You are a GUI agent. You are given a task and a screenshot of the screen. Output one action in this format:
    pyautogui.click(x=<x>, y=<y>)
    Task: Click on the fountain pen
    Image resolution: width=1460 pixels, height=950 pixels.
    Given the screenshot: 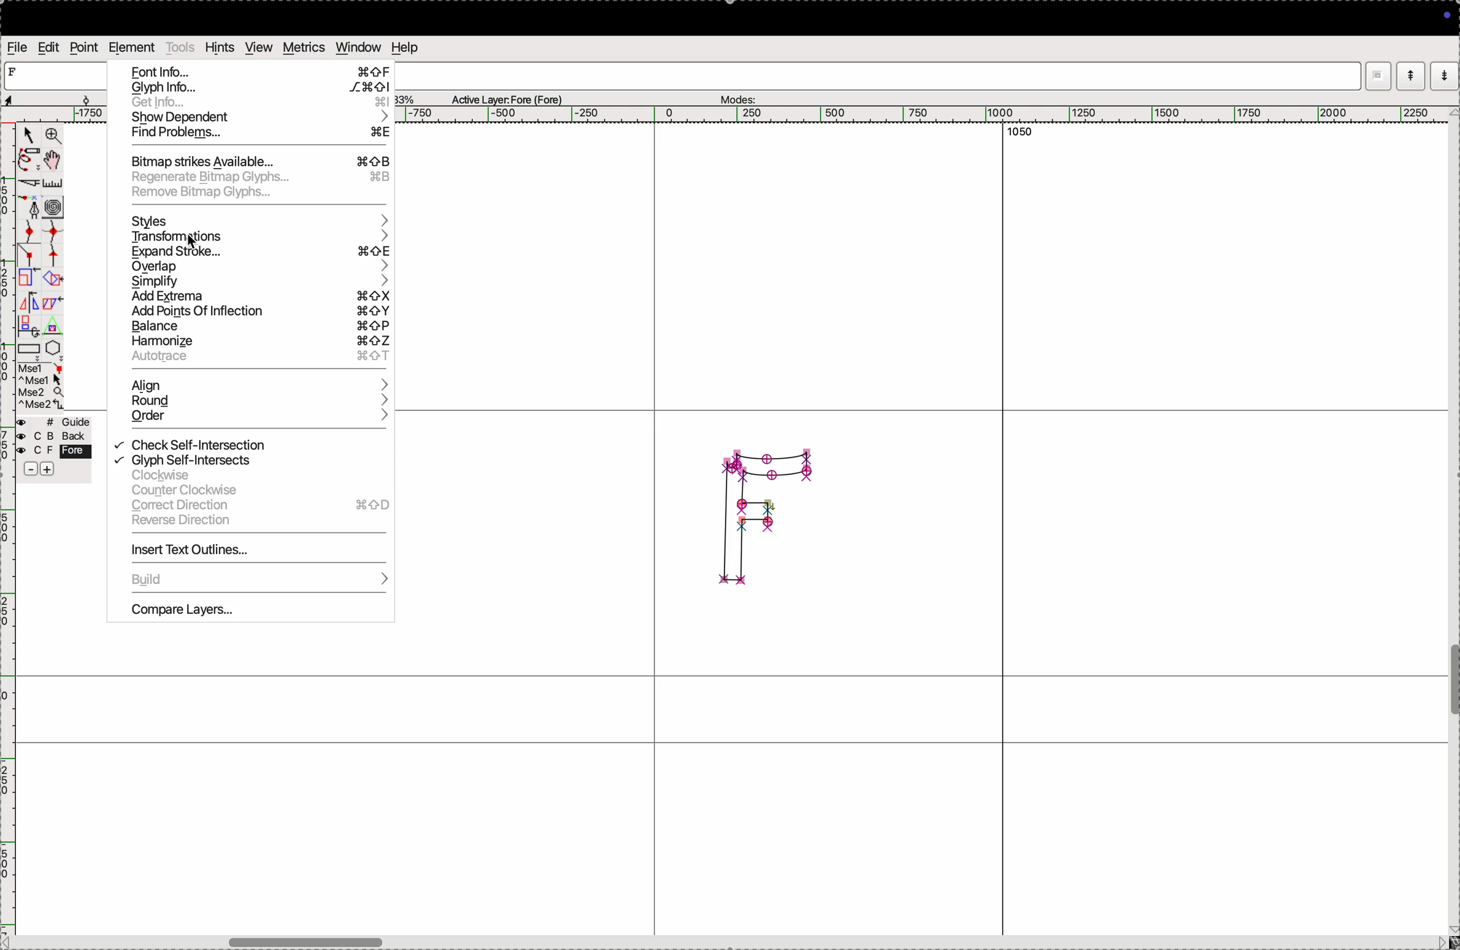 What is the action you would take?
    pyautogui.click(x=34, y=209)
    